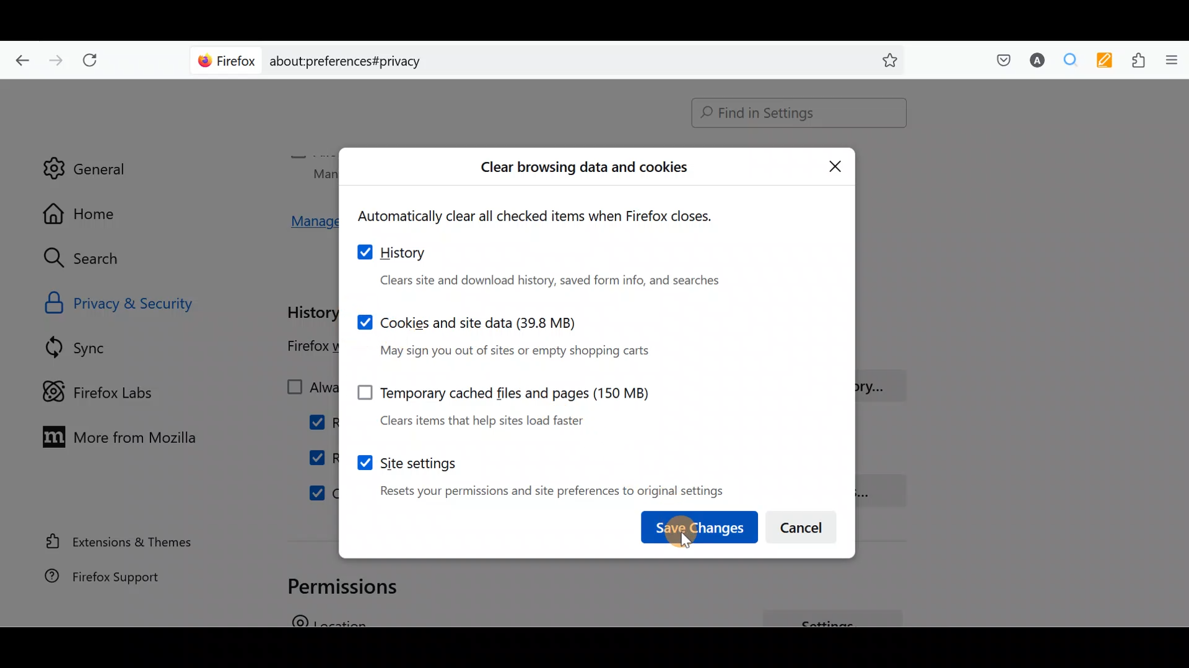  What do you see at coordinates (1135, 61) in the screenshot?
I see `Extensions` at bounding box center [1135, 61].